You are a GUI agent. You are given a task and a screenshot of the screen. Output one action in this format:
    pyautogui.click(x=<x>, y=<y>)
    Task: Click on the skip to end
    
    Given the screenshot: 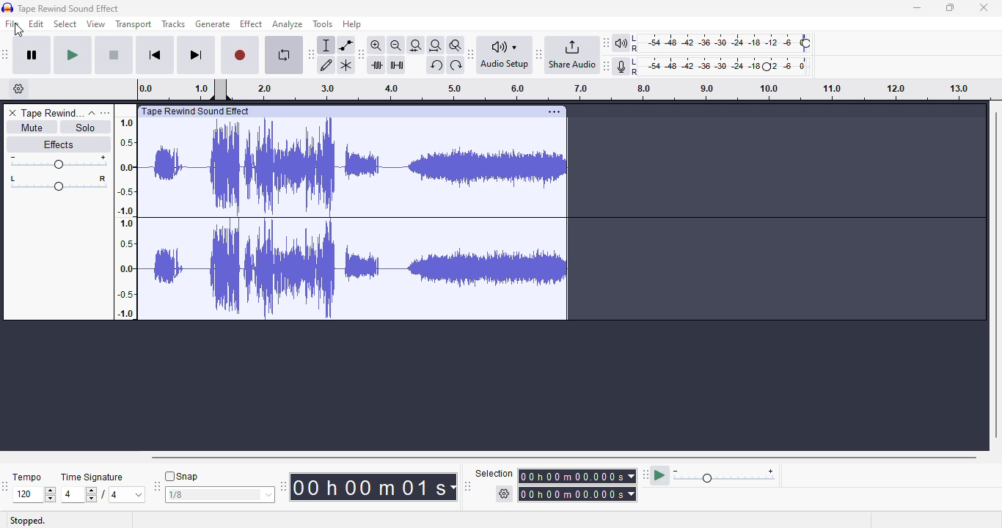 What is the action you would take?
    pyautogui.click(x=197, y=56)
    